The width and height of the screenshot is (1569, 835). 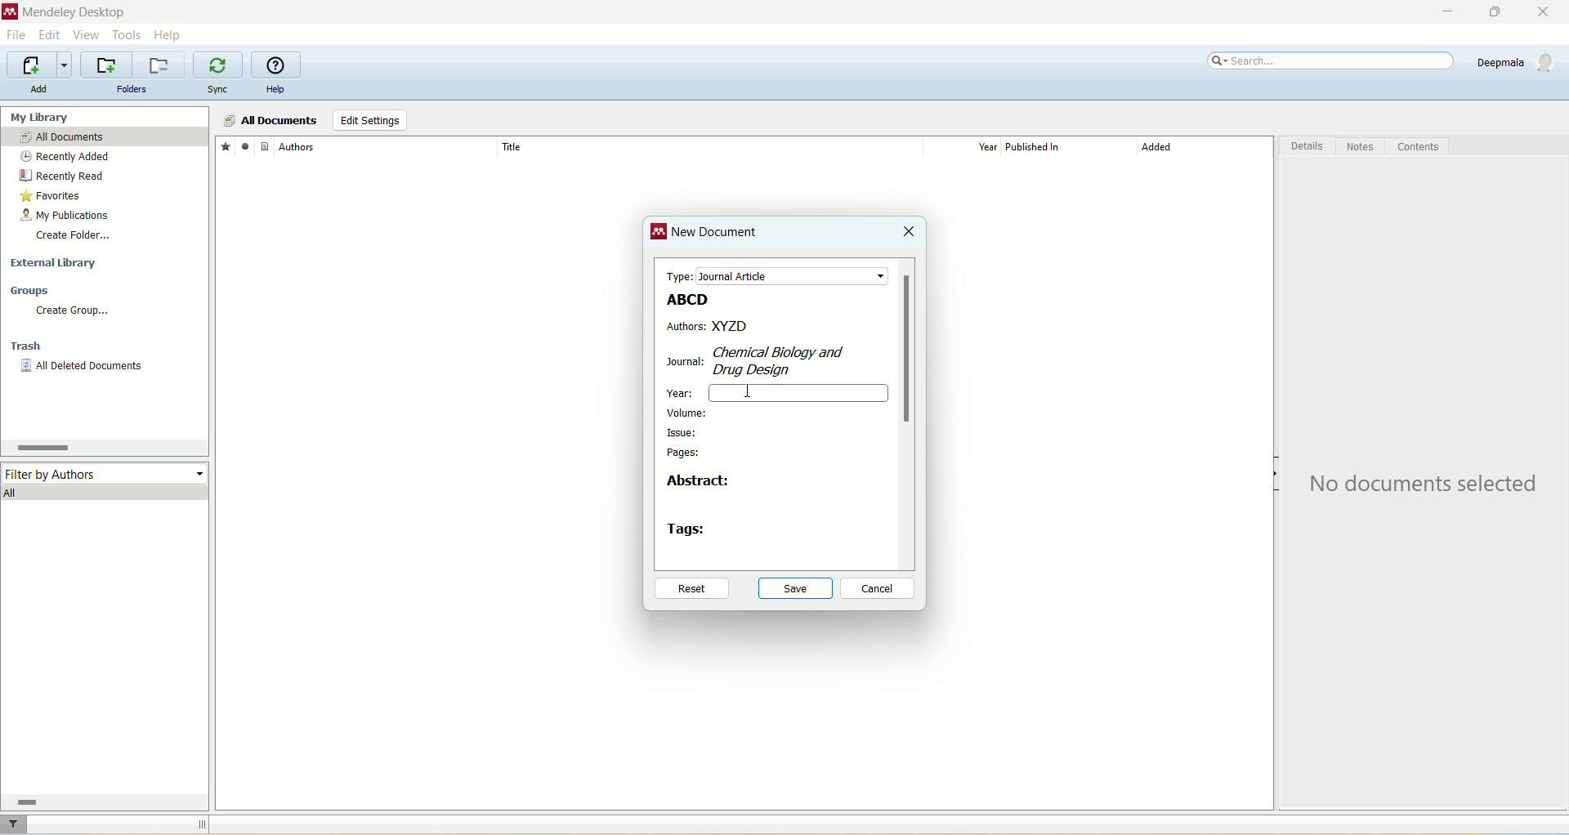 I want to click on text, so click(x=1428, y=484).